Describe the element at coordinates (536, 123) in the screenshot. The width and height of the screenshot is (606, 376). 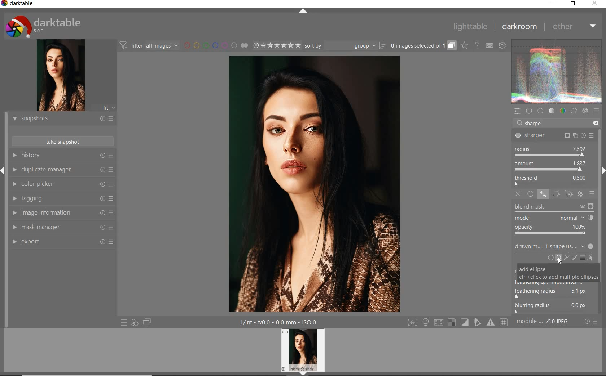
I see `INPUT VALUE` at that location.